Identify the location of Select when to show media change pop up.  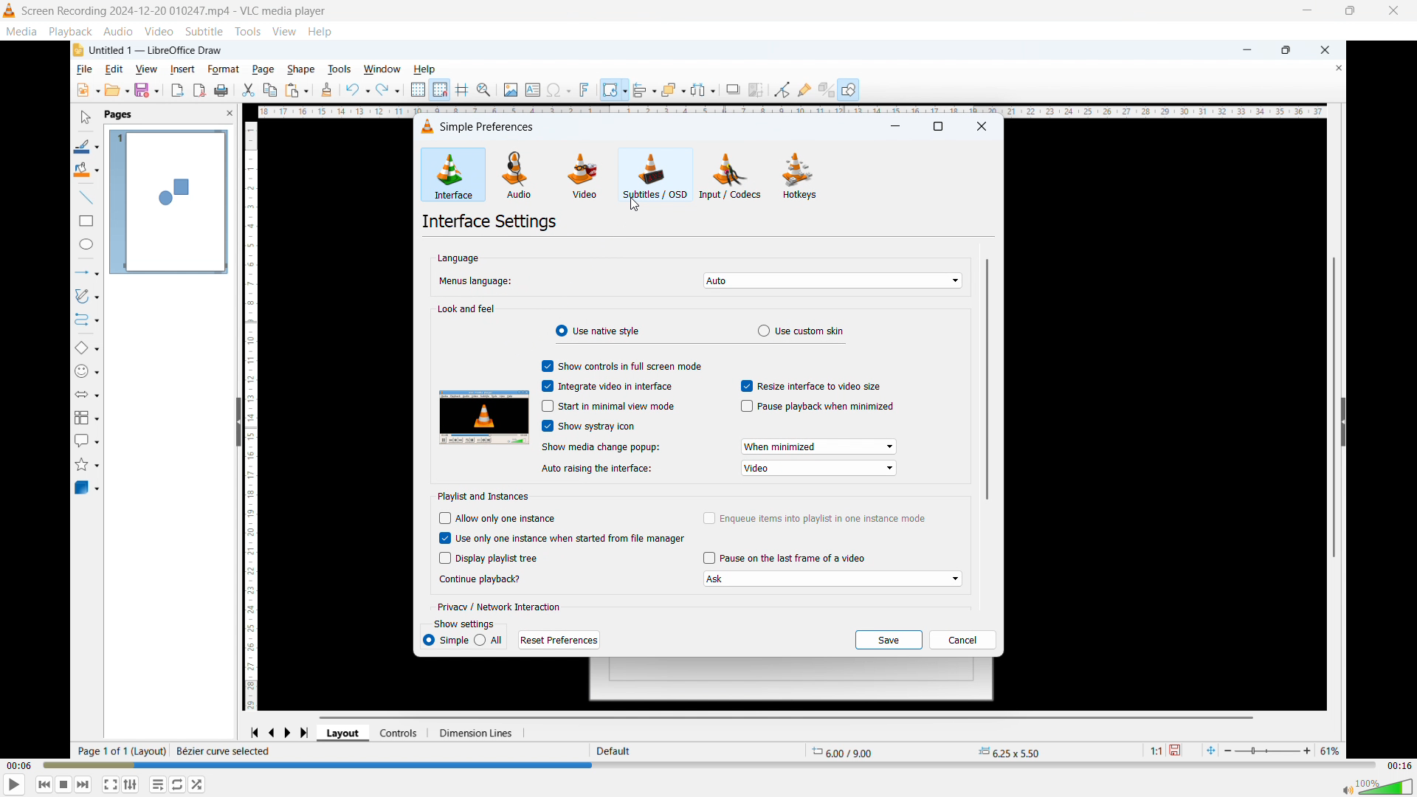
(818, 446).